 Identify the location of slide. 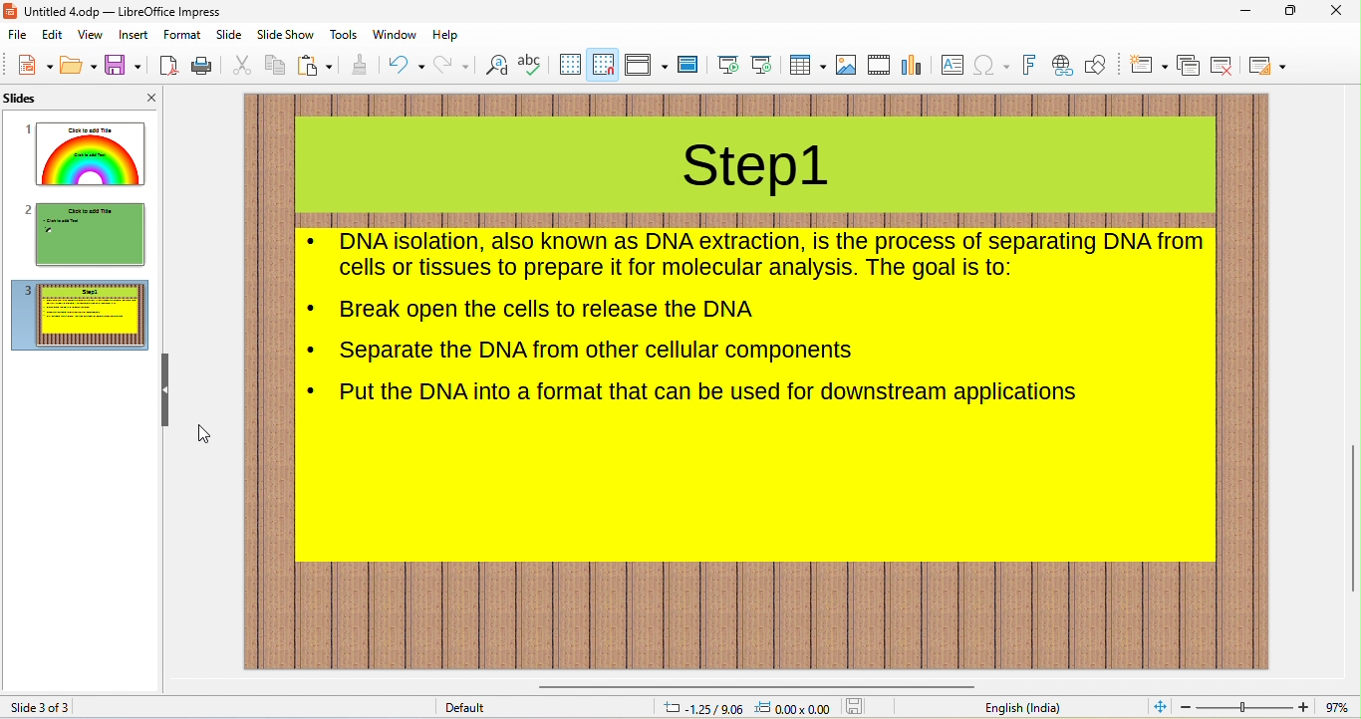
(228, 35).